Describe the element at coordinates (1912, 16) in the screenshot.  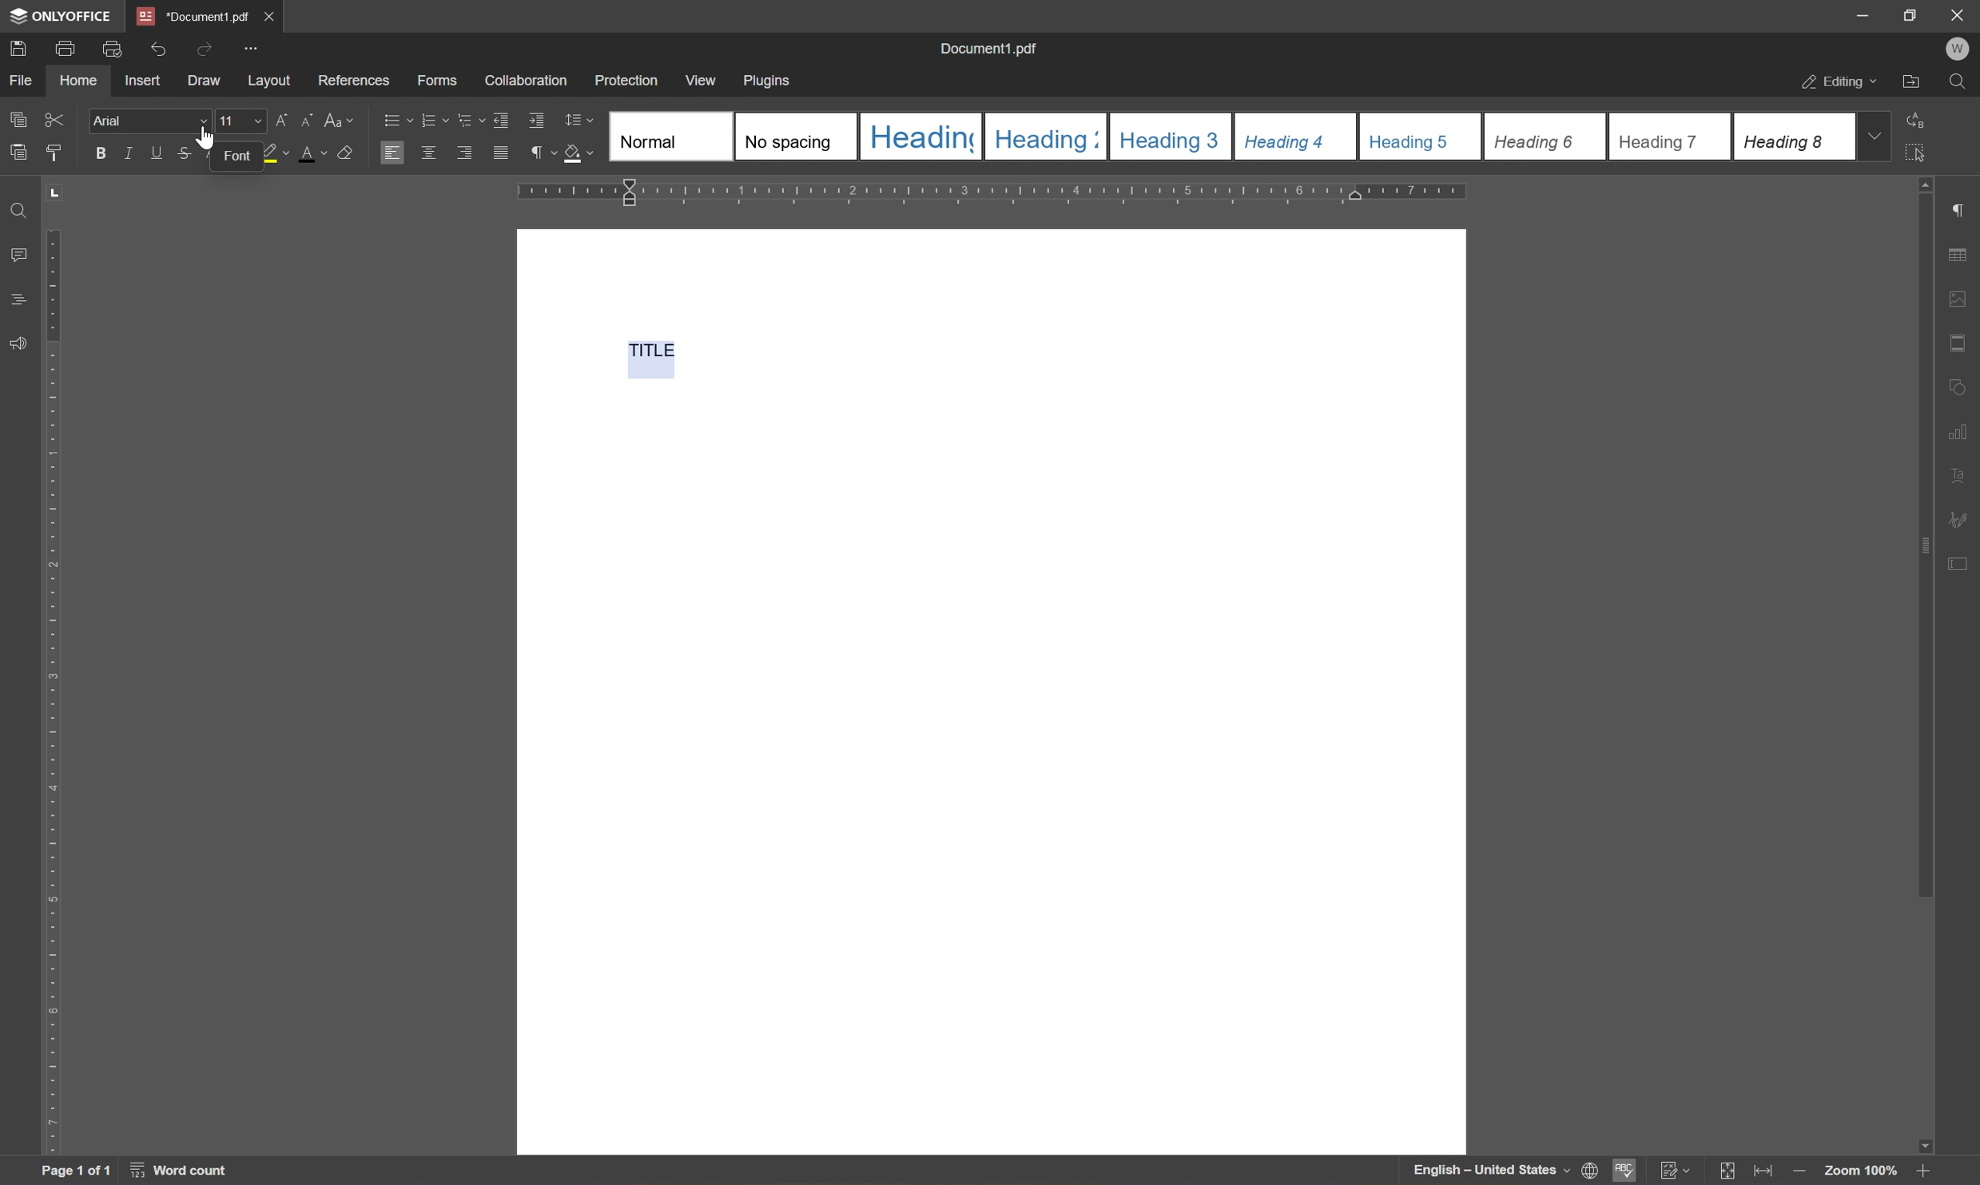
I see `restore down` at that location.